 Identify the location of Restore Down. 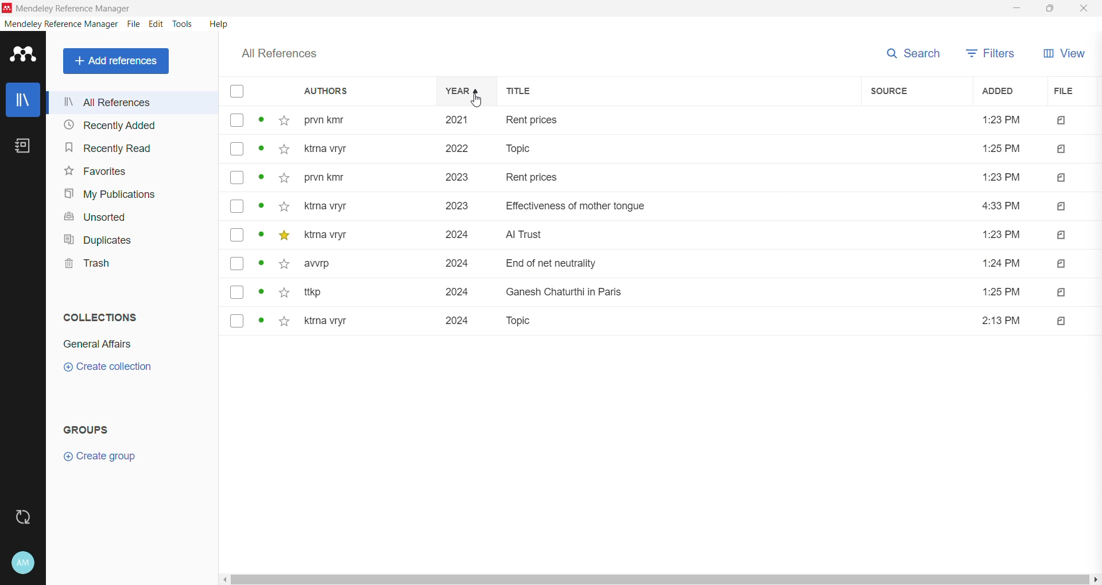
(1051, 9).